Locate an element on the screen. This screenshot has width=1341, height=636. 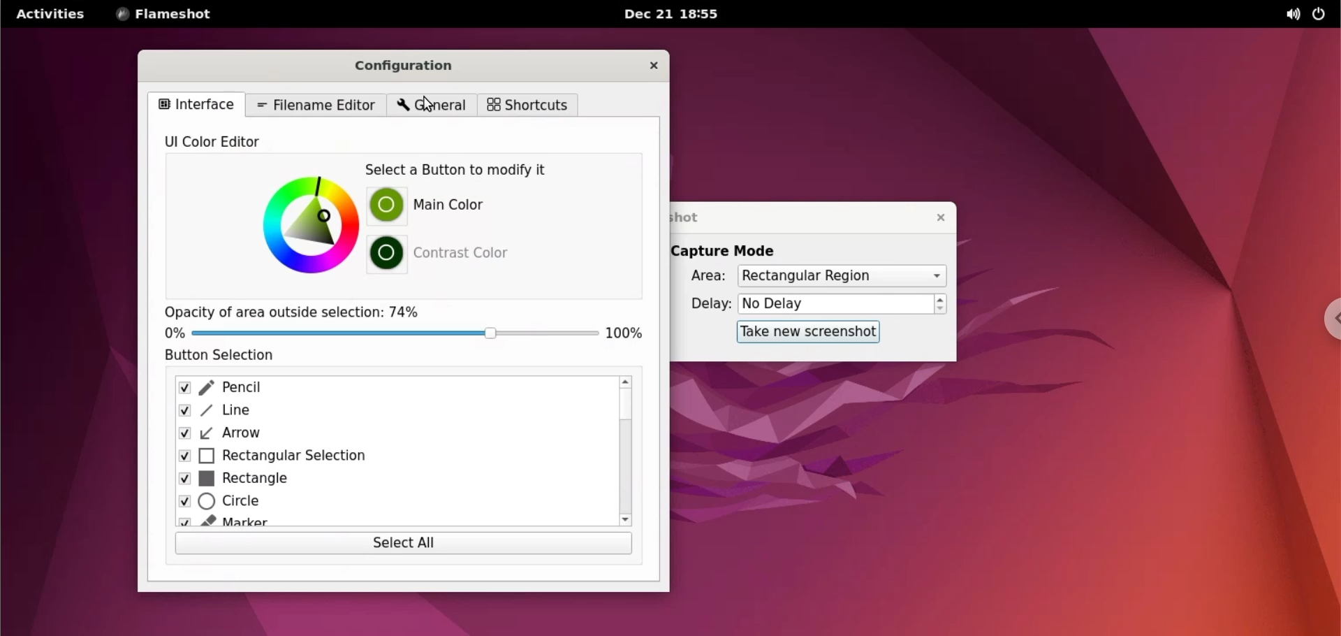
rectangle is located at coordinates (384, 480).